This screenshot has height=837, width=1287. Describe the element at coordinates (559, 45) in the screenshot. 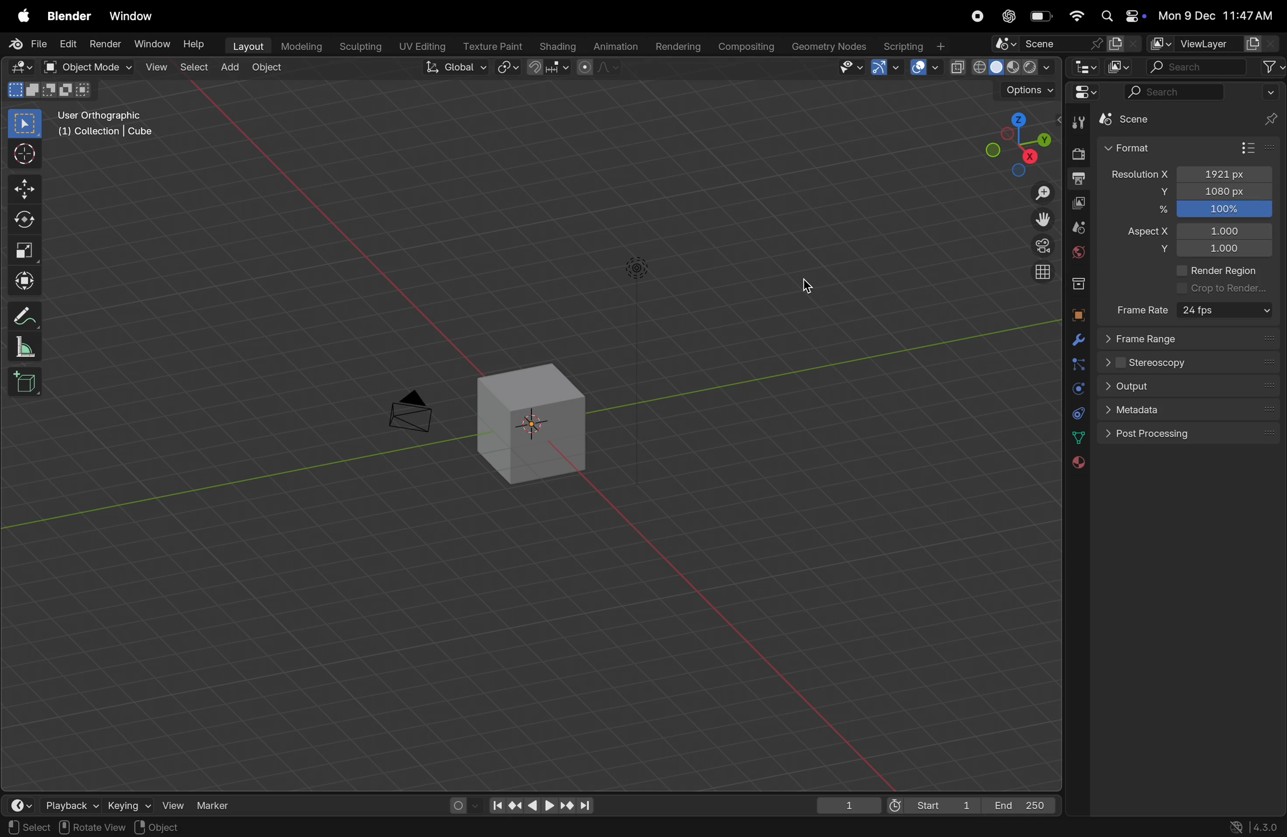

I see `Shading` at that location.